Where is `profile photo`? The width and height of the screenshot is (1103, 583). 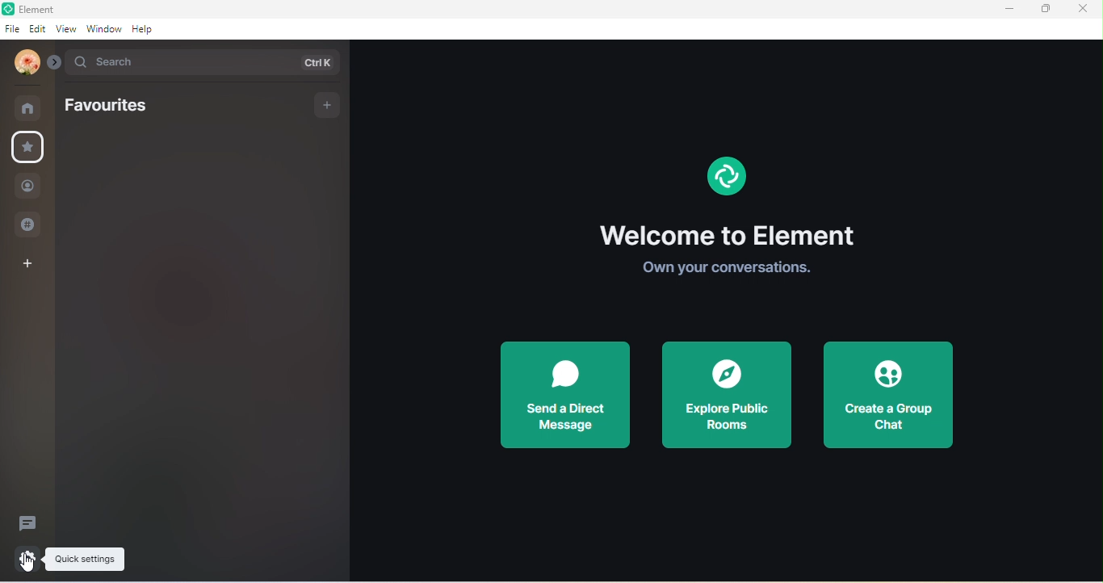
profile photo is located at coordinates (28, 61).